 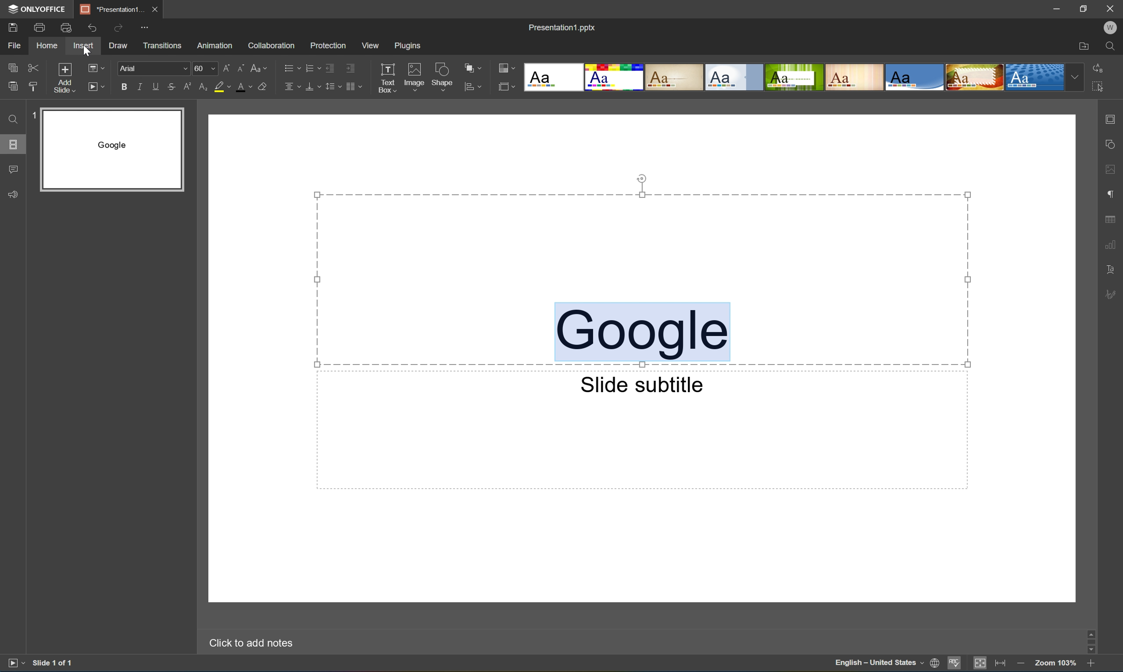 What do you see at coordinates (356, 88) in the screenshot?
I see `Decrease indent` at bounding box center [356, 88].